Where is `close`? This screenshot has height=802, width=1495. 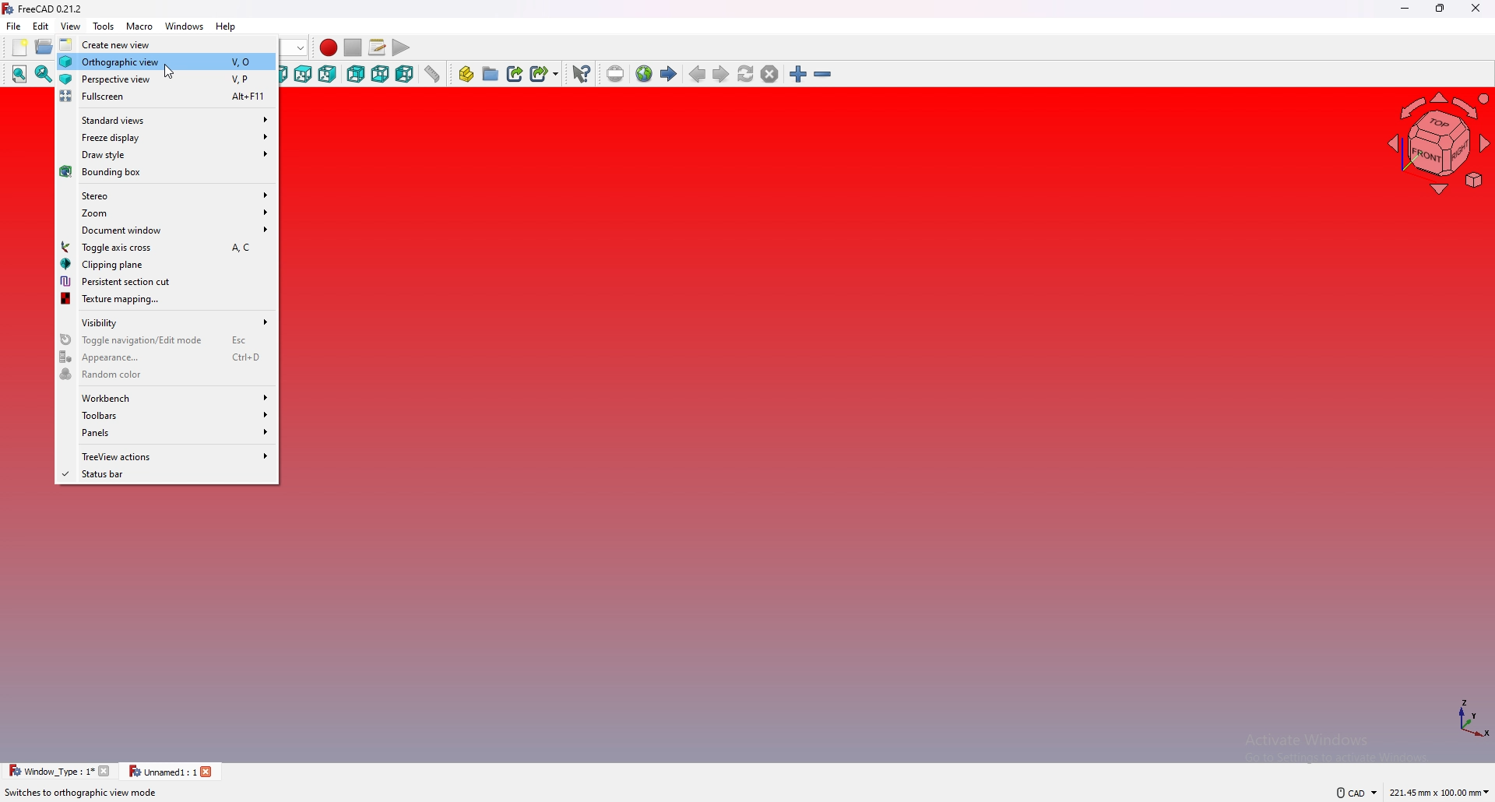 close is located at coordinates (209, 771).